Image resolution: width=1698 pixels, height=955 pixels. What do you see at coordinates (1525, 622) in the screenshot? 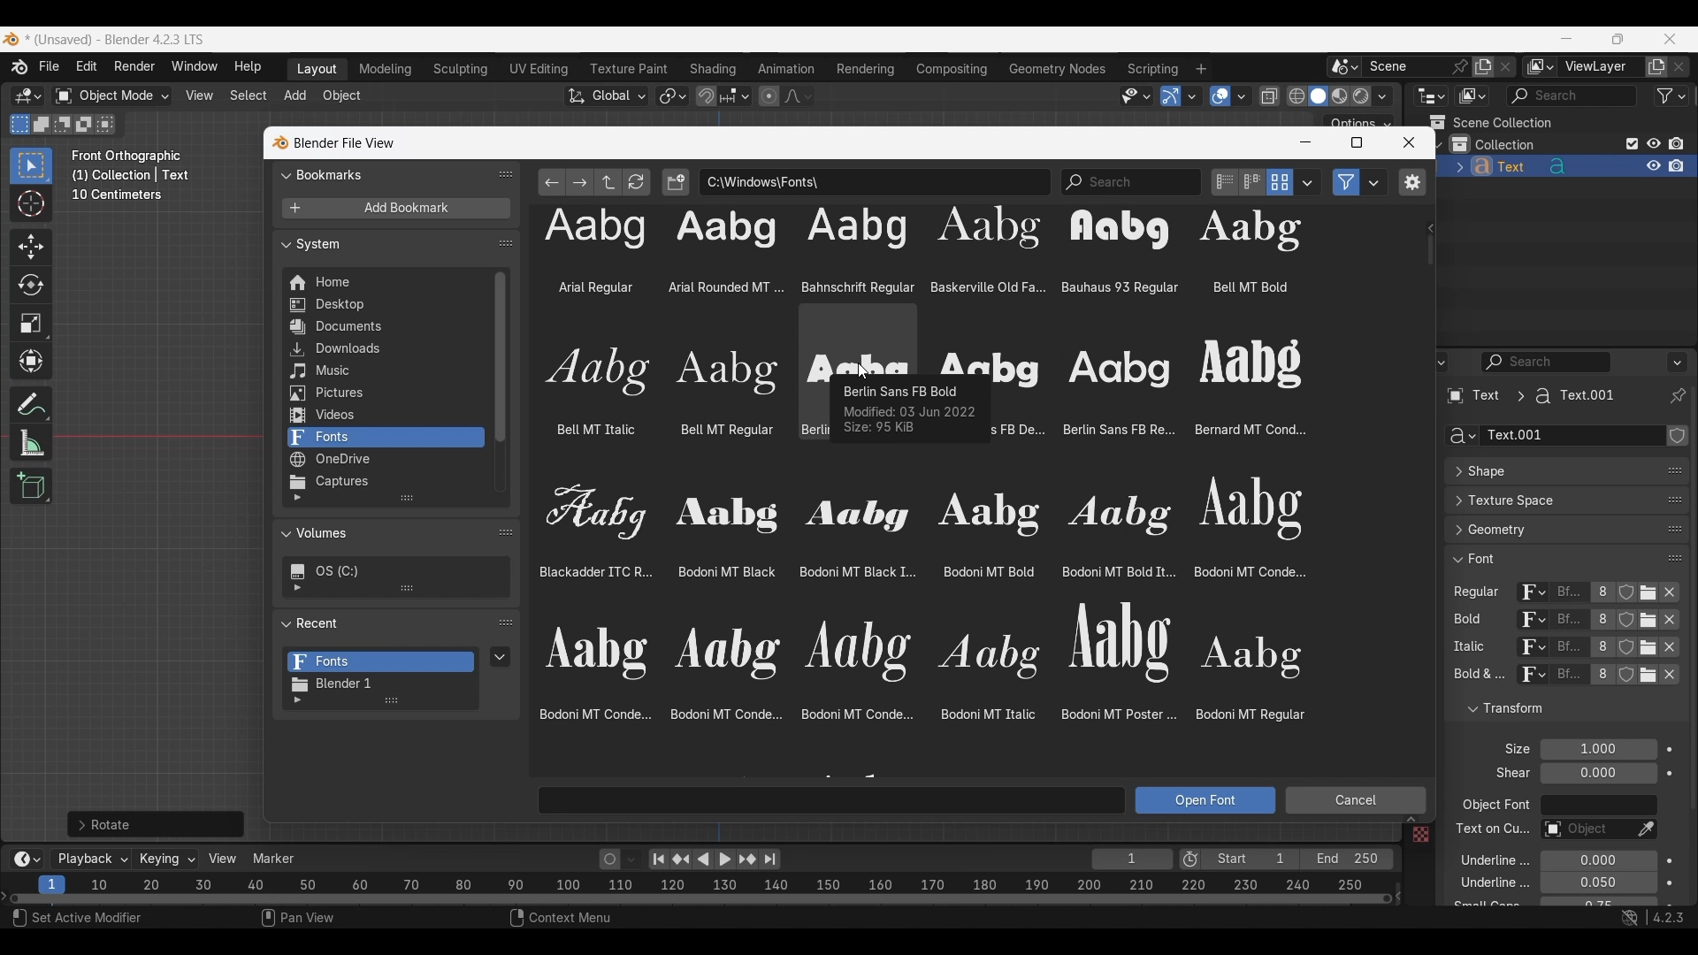
I see `Browse ID data` at bounding box center [1525, 622].